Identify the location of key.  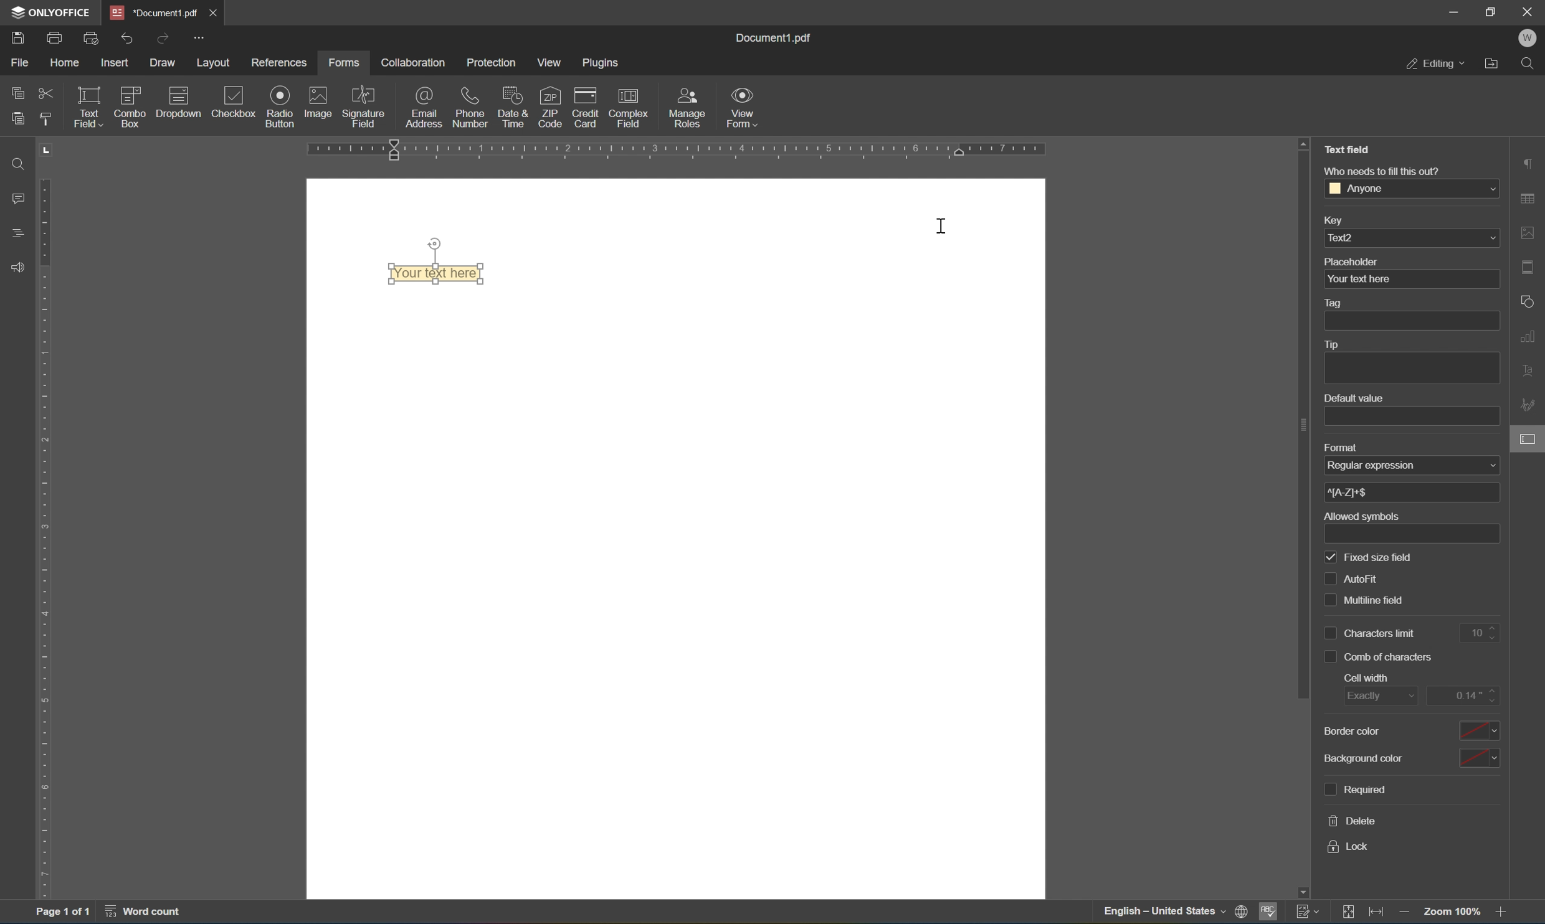
(1334, 219).